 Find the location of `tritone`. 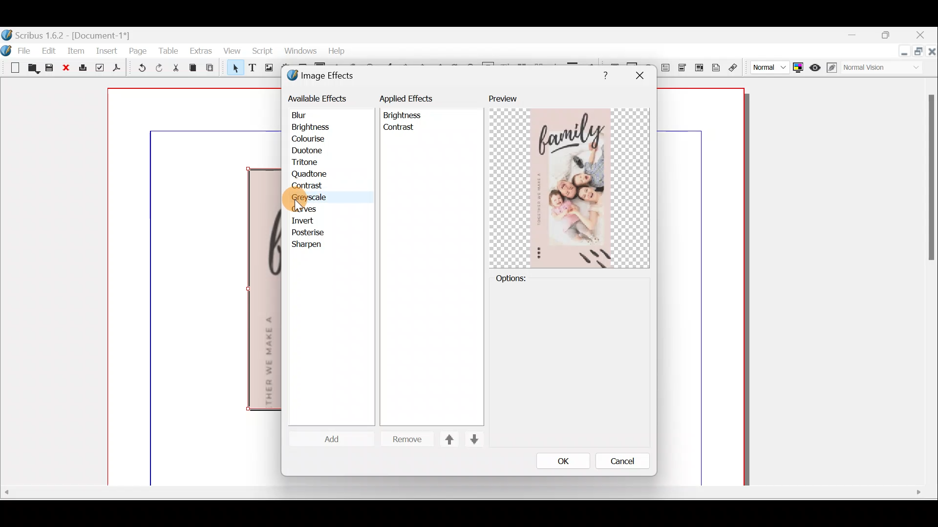

tritone is located at coordinates (320, 162).